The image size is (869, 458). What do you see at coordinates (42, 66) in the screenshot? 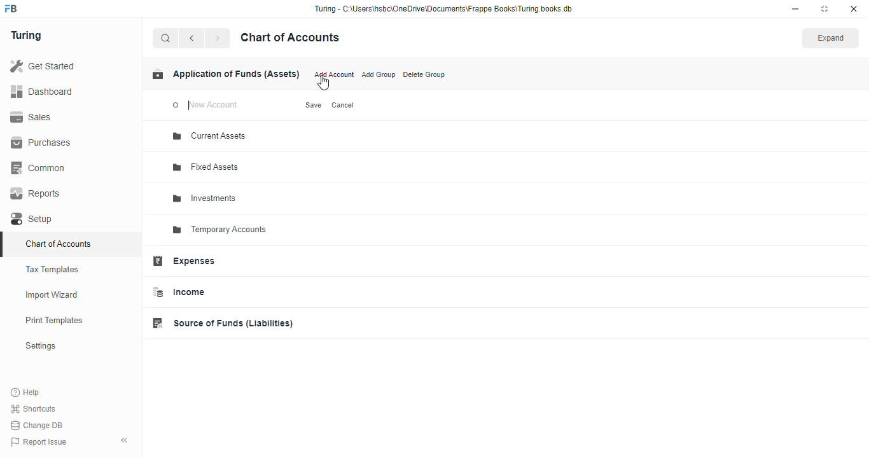
I see `get started` at bounding box center [42, 66].